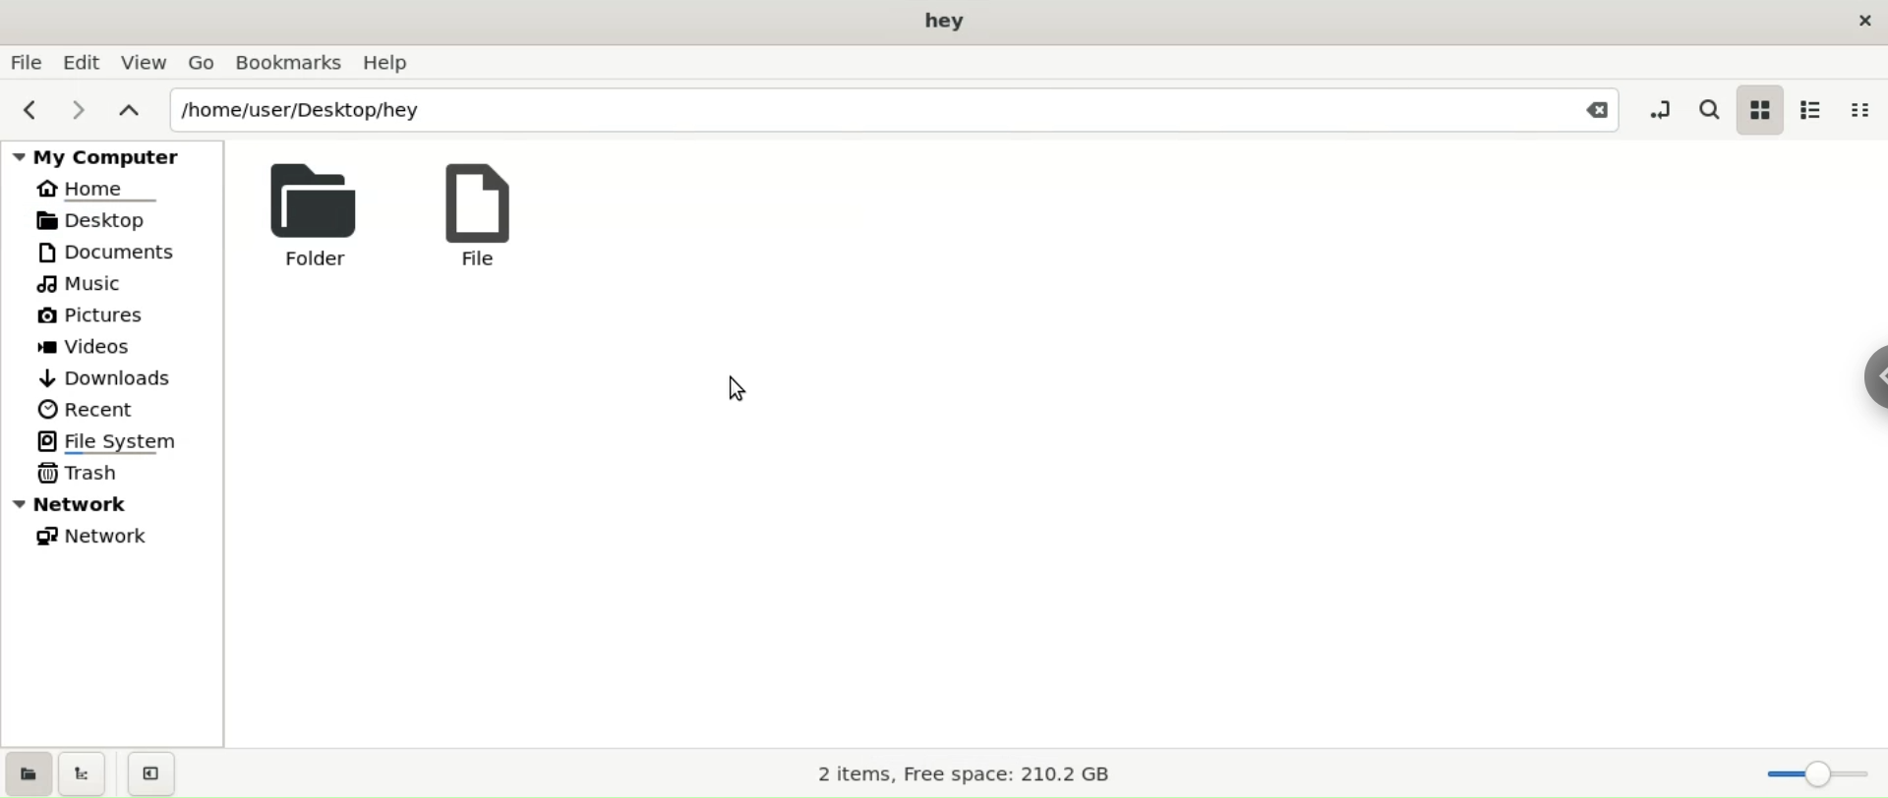 The image size is (1888, 798). What do you see at coordinates (982, 772) in the screenshot?
I see `2 items, Free space: 210.2 GB` at bounding box center [982, 772].